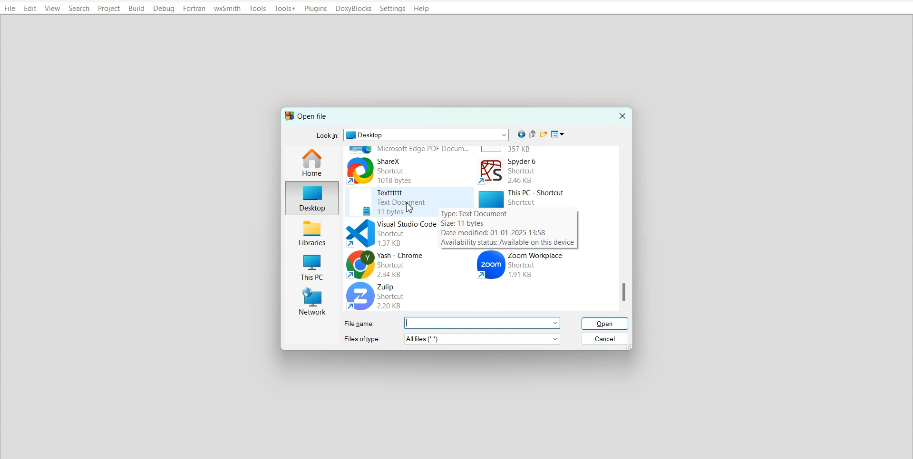  What do you see at coordinates (136, 9) in the screenshot?
I see `Build` at bounding box center [136, 9].